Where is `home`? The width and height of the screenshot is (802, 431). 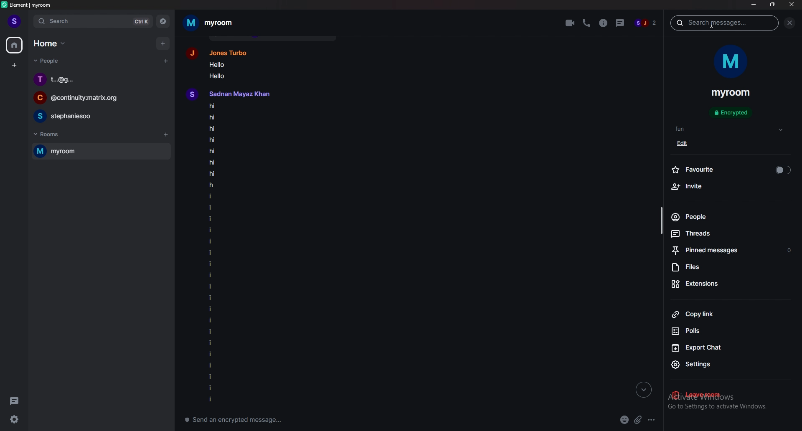
home is located at coordinates (51, 43).